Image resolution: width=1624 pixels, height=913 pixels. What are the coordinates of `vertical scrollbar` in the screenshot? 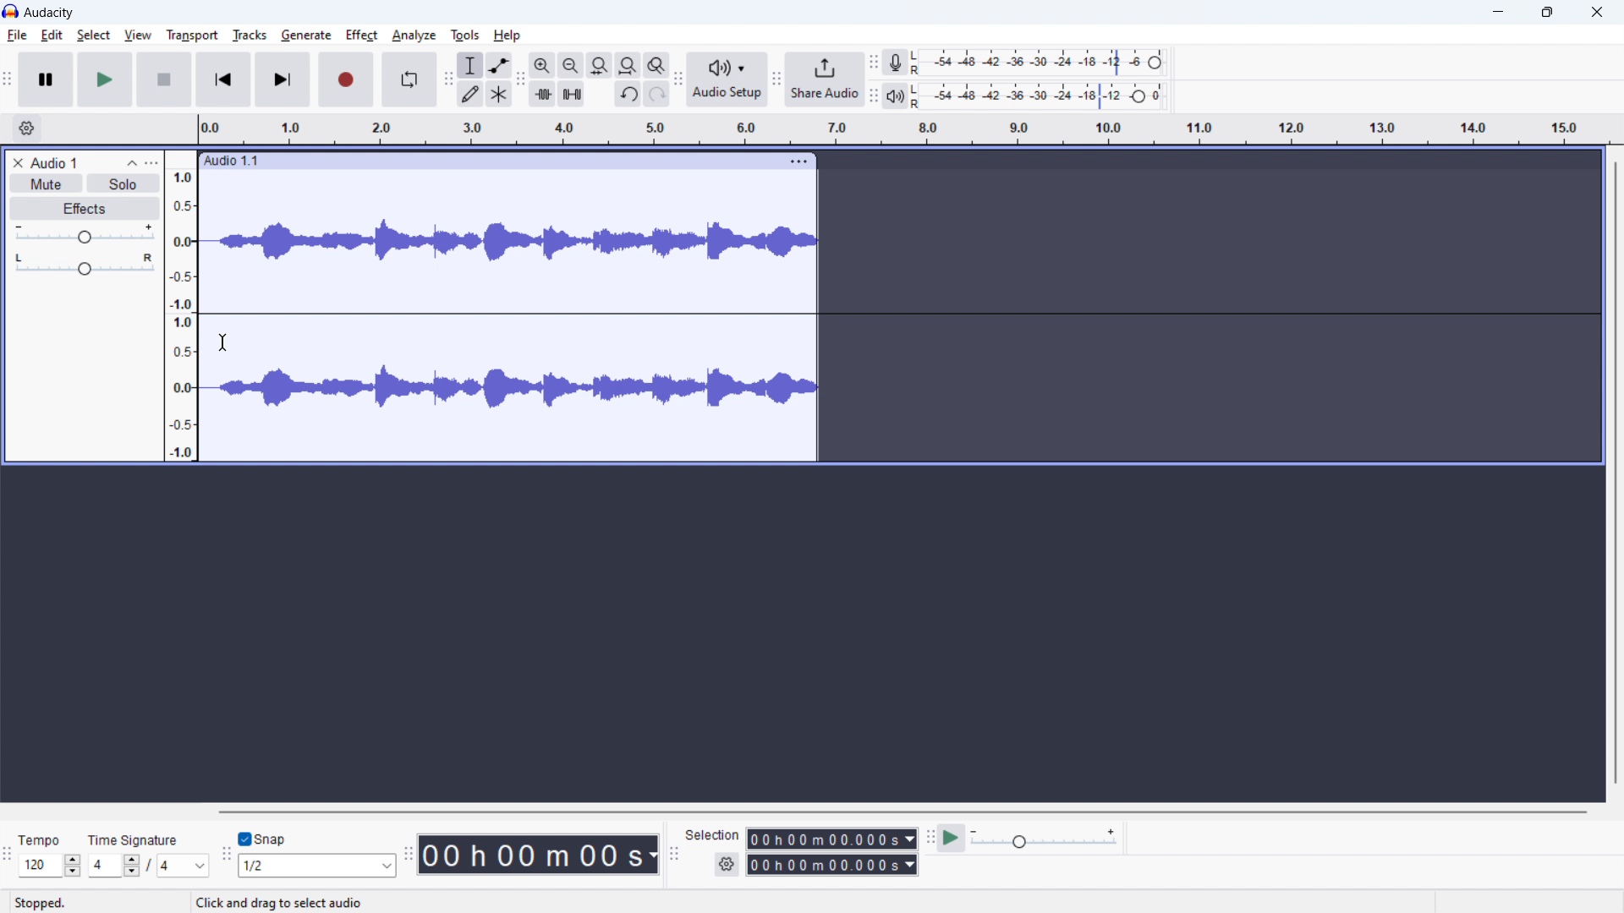 It's located at (1616, 473).